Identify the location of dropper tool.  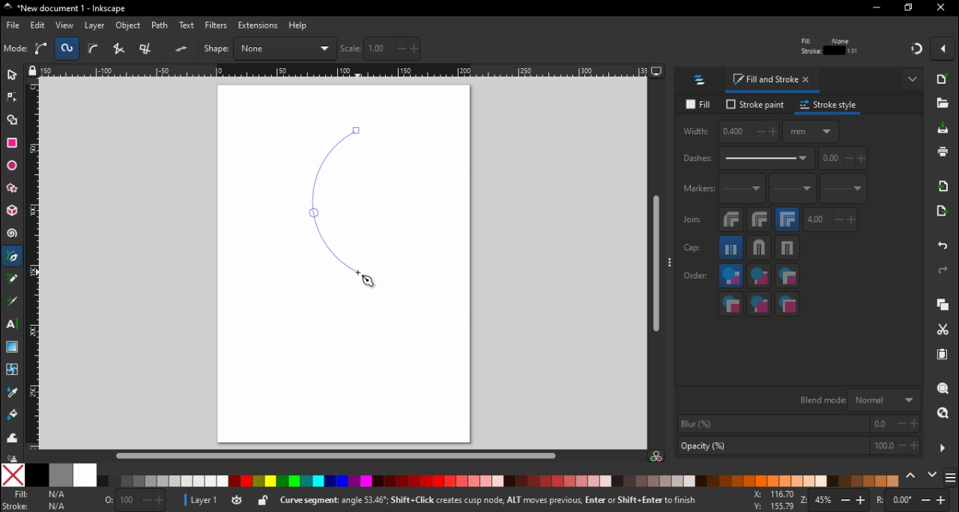
(10, 392).